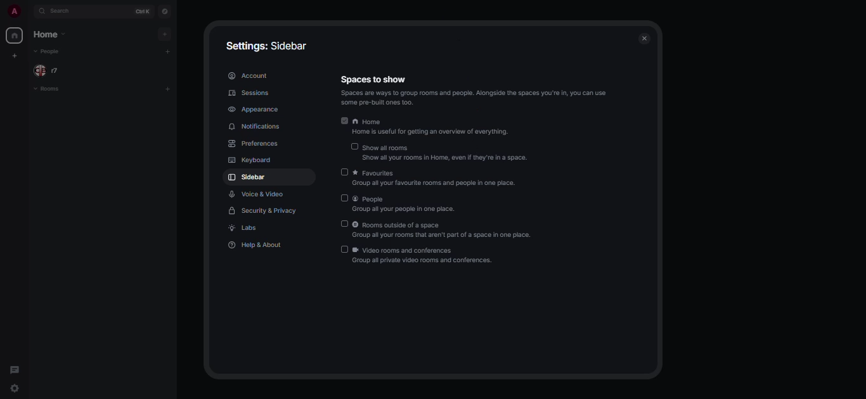 This screenshot has width=866, height=399. What do you see at coordinates (344, 249) in the screenshot?
I see `disabled` at bounding box center [344, 249].